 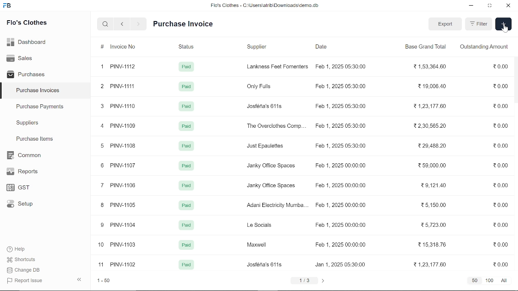 I want to click on Base Grand Total, so click(x=424, y=47).